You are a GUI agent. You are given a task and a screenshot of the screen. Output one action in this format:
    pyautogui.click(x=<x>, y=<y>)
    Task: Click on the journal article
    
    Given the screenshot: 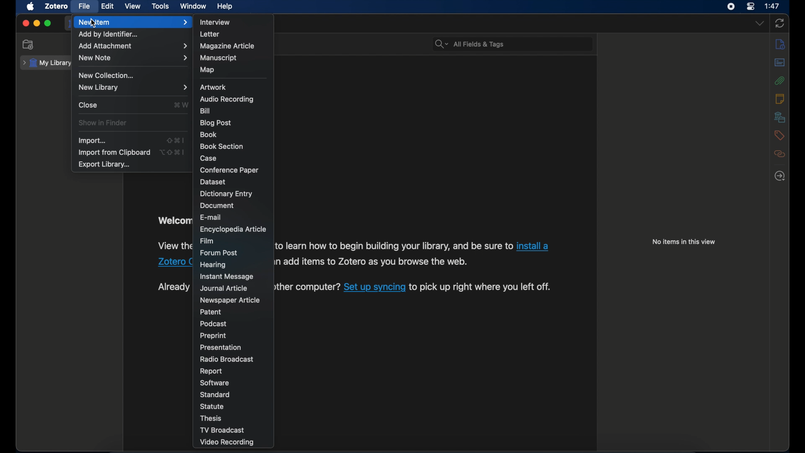 What is the action you would take?
    pyautogui.click(x=224, y=289)
    